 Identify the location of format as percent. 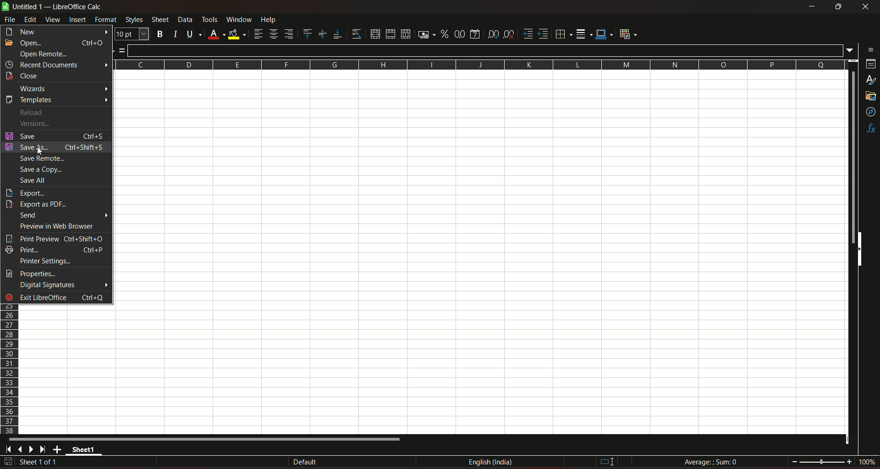
(444, 34).